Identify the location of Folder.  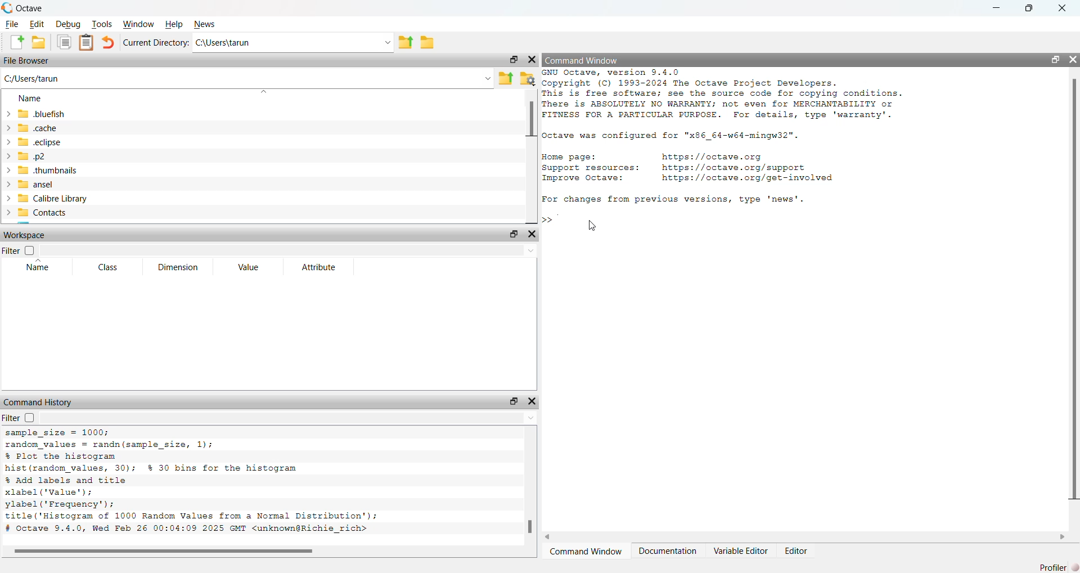
(428, 43).